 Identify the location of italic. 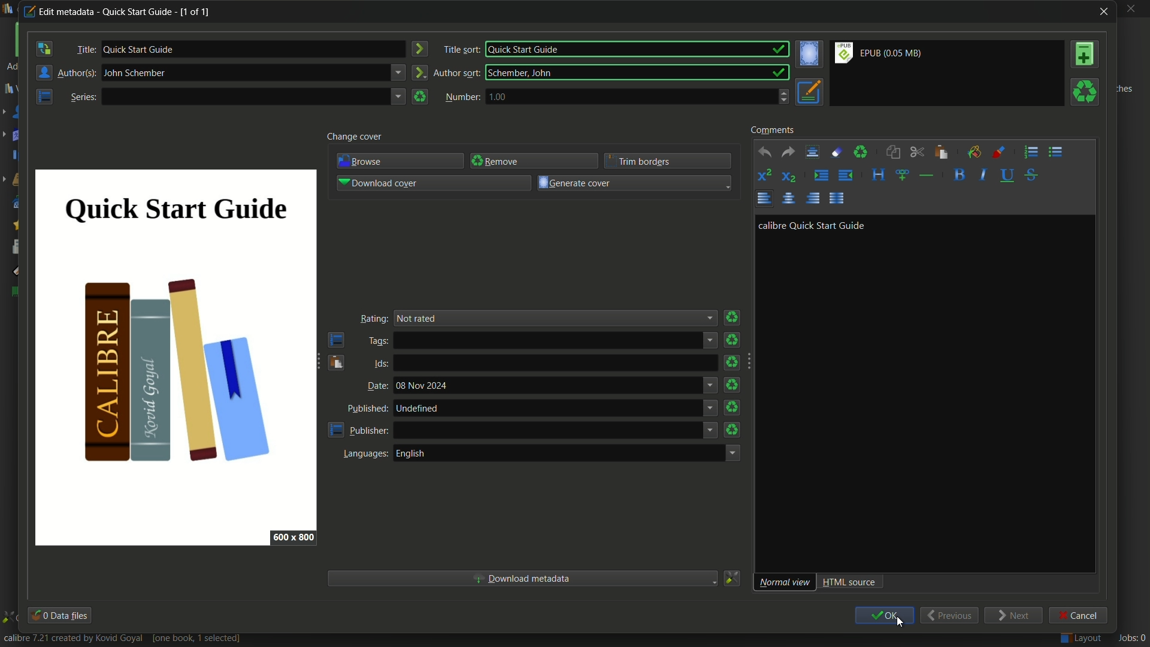
(985, 176).